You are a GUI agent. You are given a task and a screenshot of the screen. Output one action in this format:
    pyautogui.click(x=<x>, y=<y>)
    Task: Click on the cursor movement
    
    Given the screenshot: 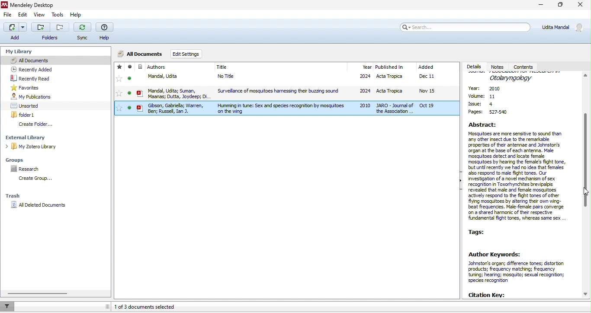 What is the action you would take?
    pyautogui.click(x=585, y=192)
    